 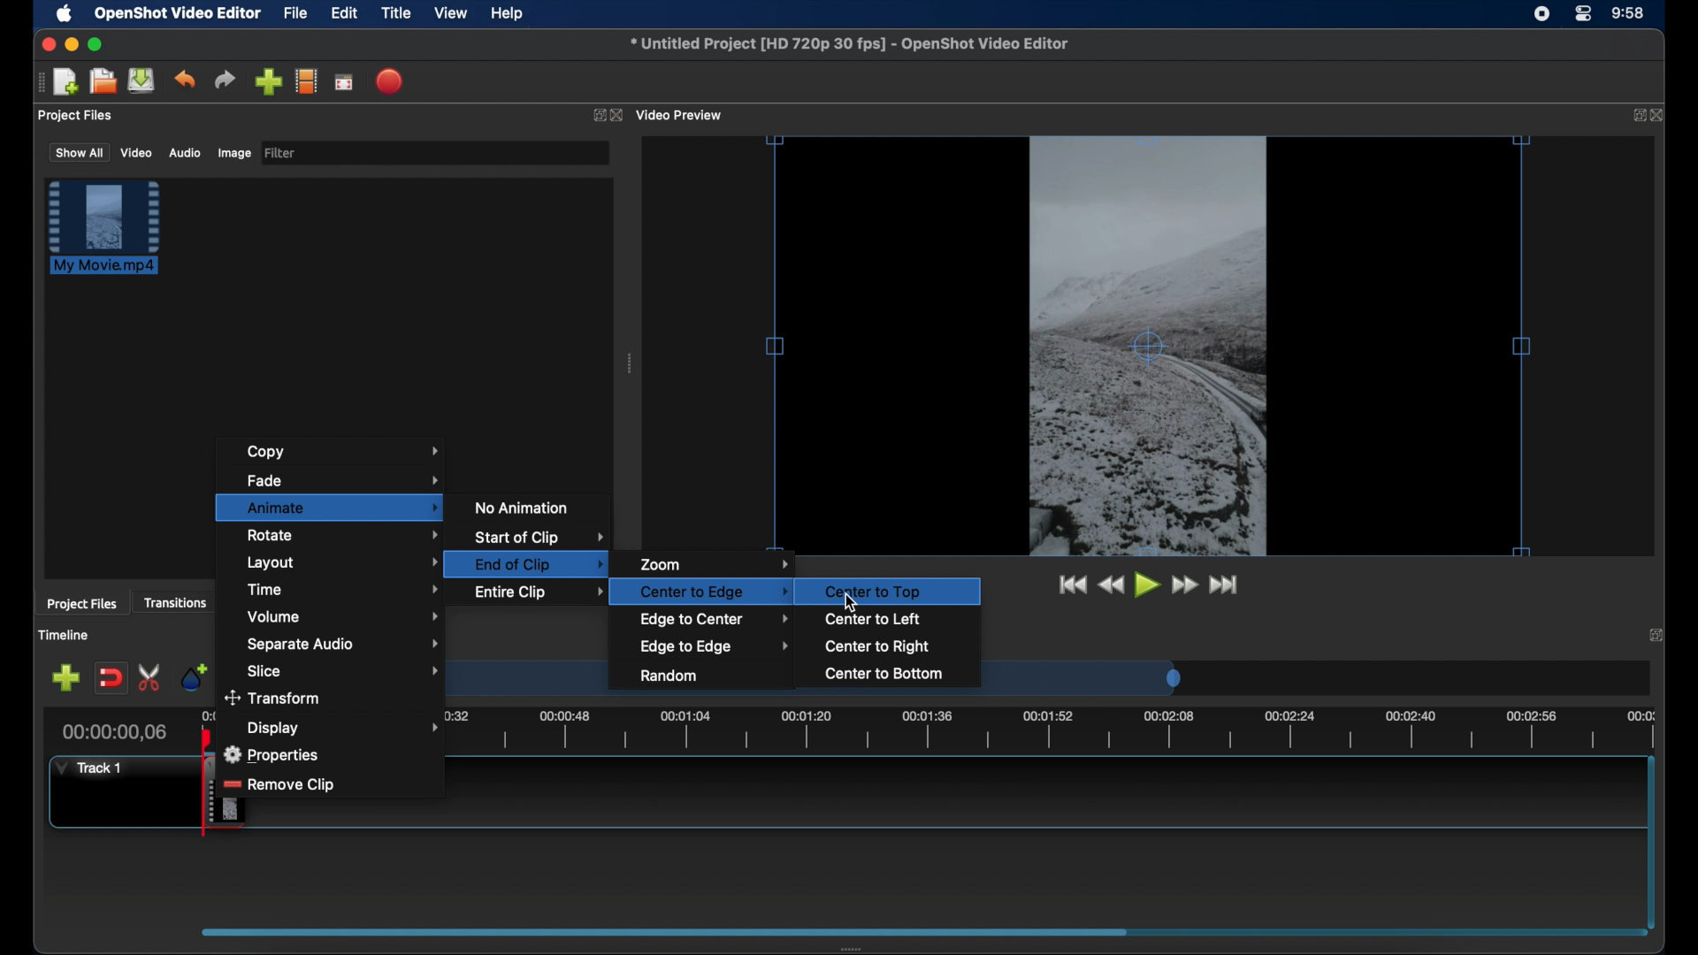 What do you see at coordinates (1149, 348) in the screenshot?
I see `video preview` at bounding box center [1149, 348].